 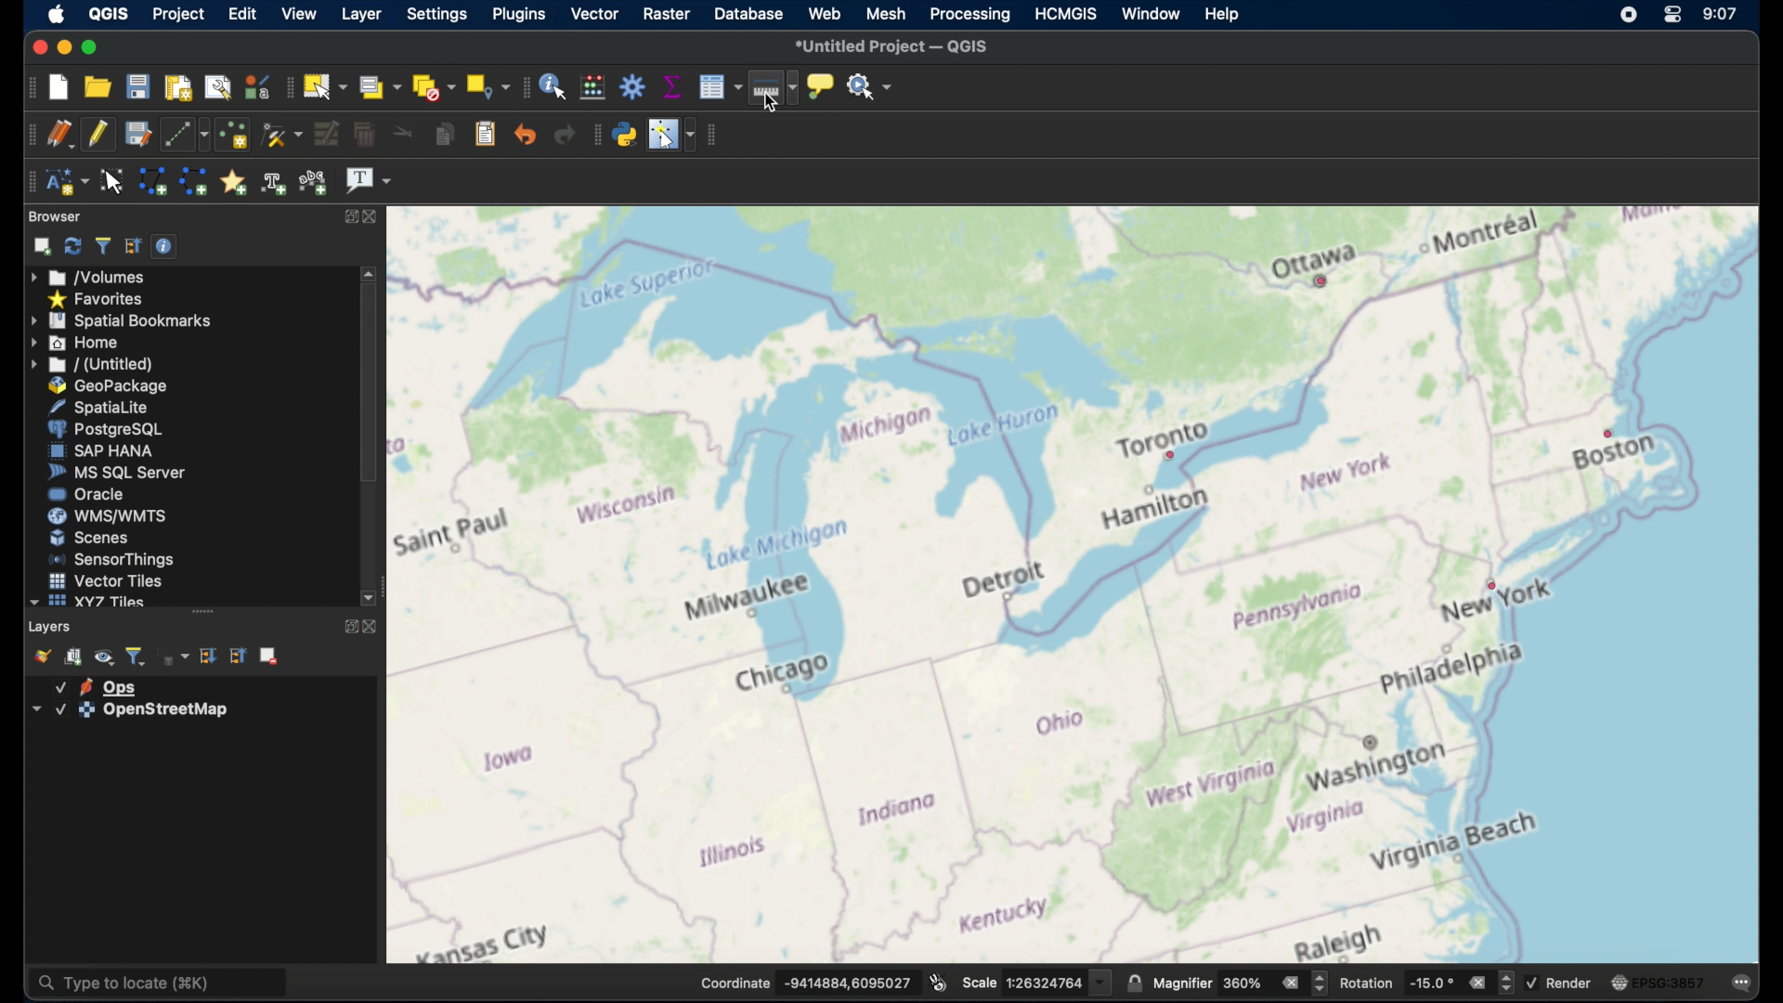 What do you see at coordinates (1425, 981) in the screenshot?
I see `rotation` at bounding box center [1425, 981].